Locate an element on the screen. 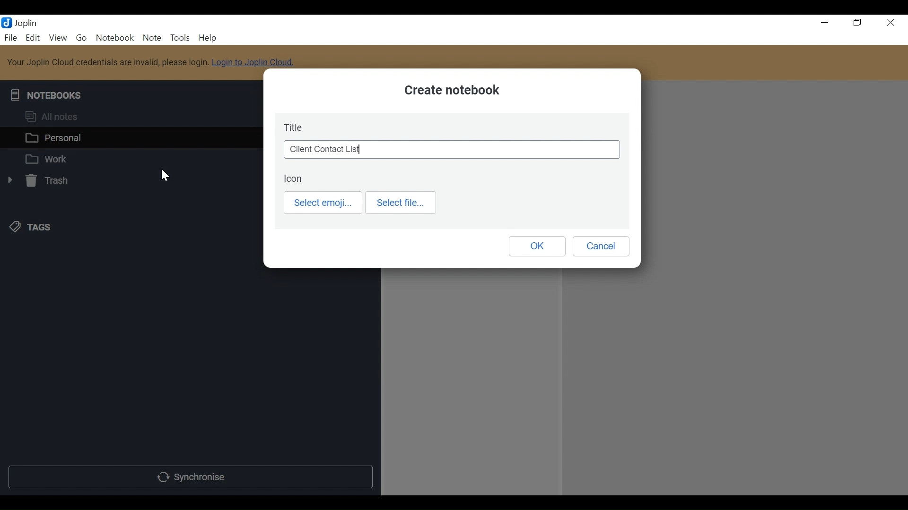 The image size is (908, 510). Trash is located at coordinates (40, 182).